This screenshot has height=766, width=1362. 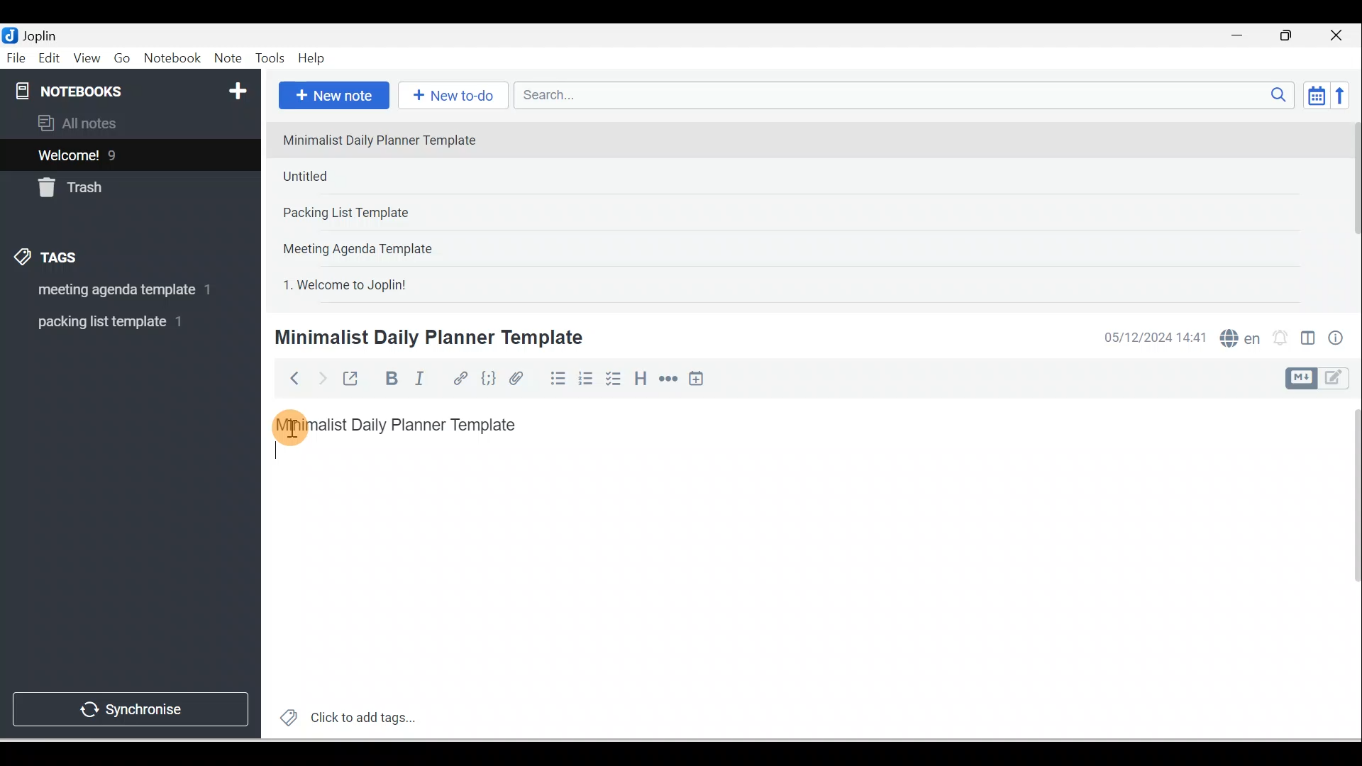 What do you see at coordinates (43, 34) in the screenshot?
I see `Joplin` at bounding box center [43, 34].